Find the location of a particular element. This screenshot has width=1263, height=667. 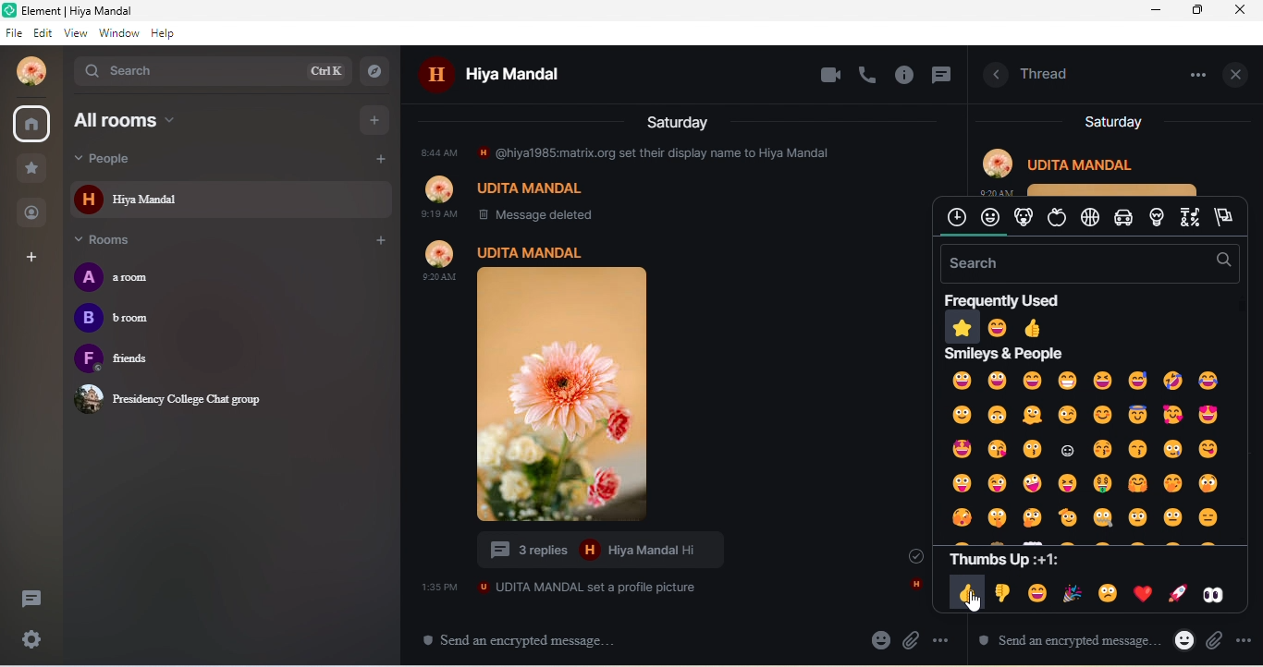

more option is located at coordinates (1207, 638).